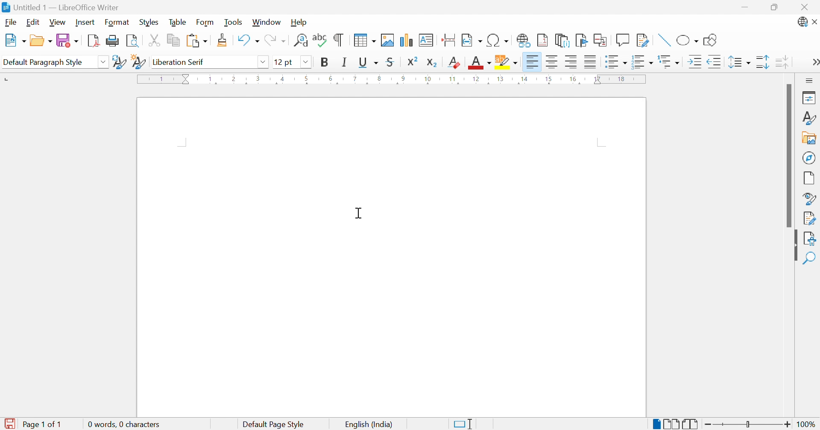 This screenshot has height=430, width=820. What do you see at coordinates (813, 63) in the screenshot?
I see `More` at bounding box center [813, 63].